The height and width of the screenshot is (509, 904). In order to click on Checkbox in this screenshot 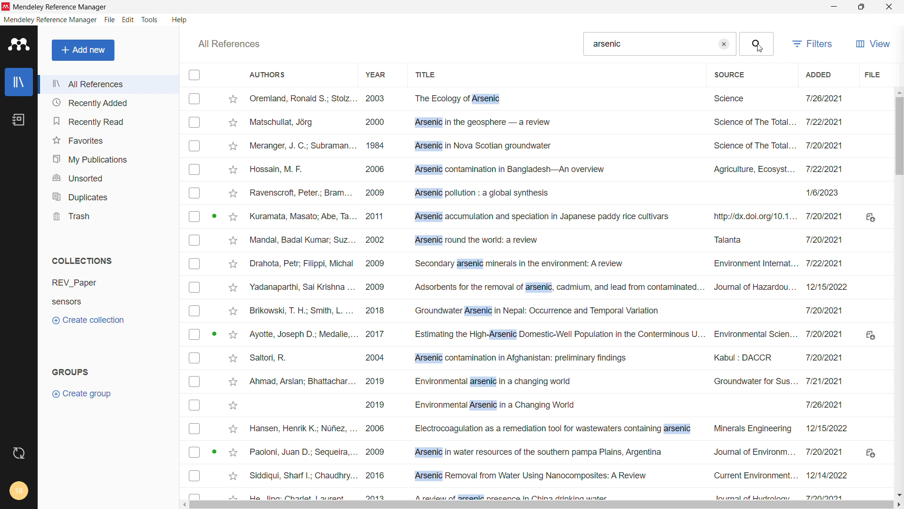, I will do `click(195, 311)`.